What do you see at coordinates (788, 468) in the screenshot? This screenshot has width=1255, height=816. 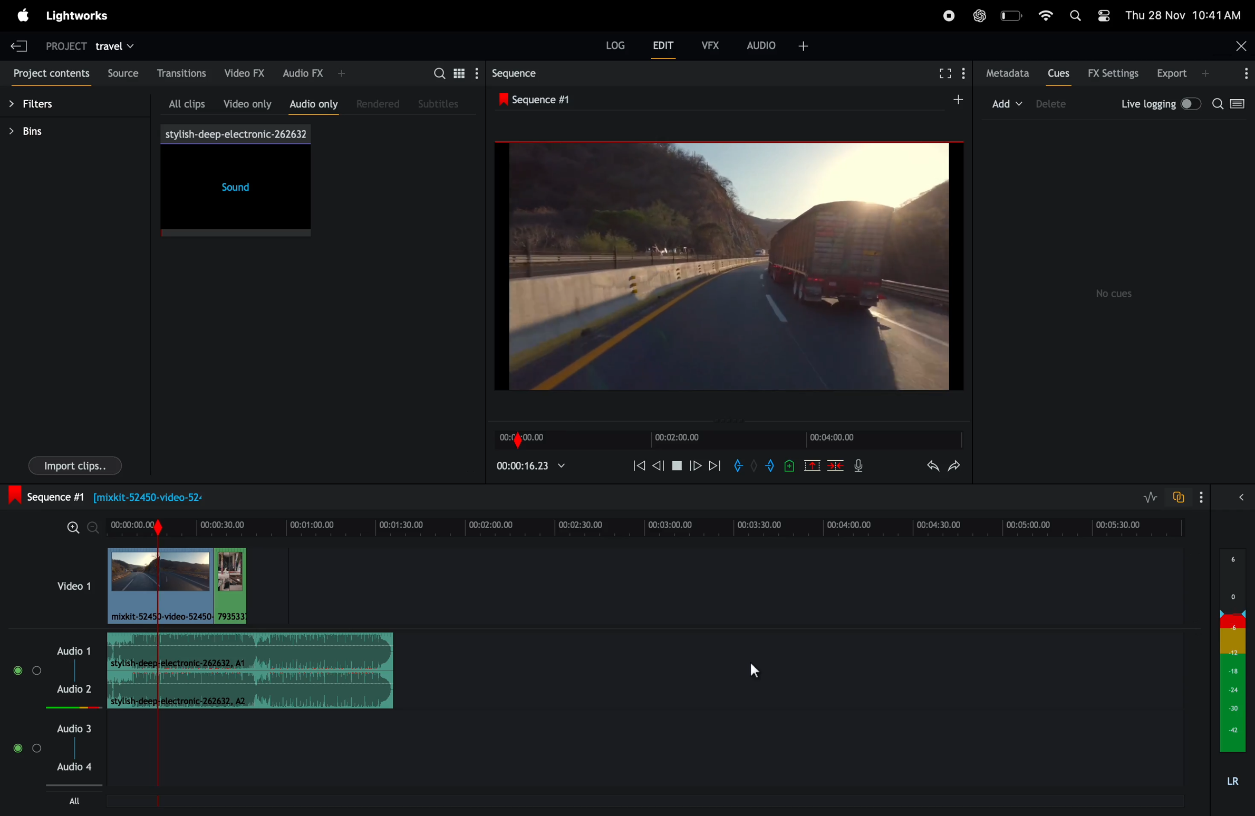 I see `add cue to position` at bounding box center [788, 468].